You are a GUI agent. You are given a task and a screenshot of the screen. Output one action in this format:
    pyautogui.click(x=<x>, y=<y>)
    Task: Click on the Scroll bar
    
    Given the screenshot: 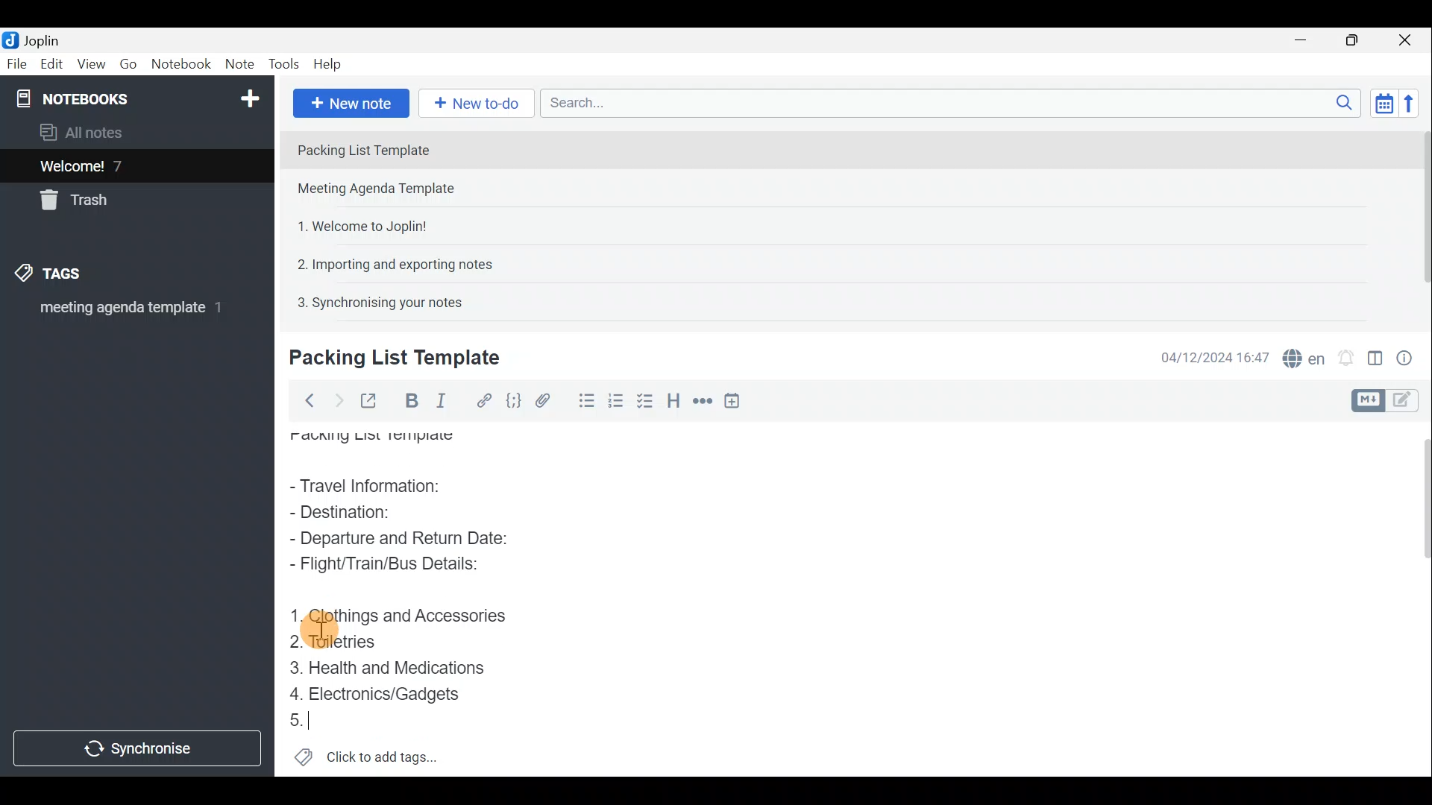 What is the action you would take?
    pyautogui.click(x=1419, y=597)
    